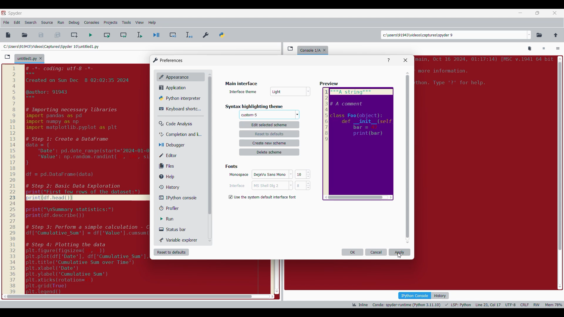 Image resolution: width=564 pixels, height=317 pixels. I want to click on Options, so click(558, 49).